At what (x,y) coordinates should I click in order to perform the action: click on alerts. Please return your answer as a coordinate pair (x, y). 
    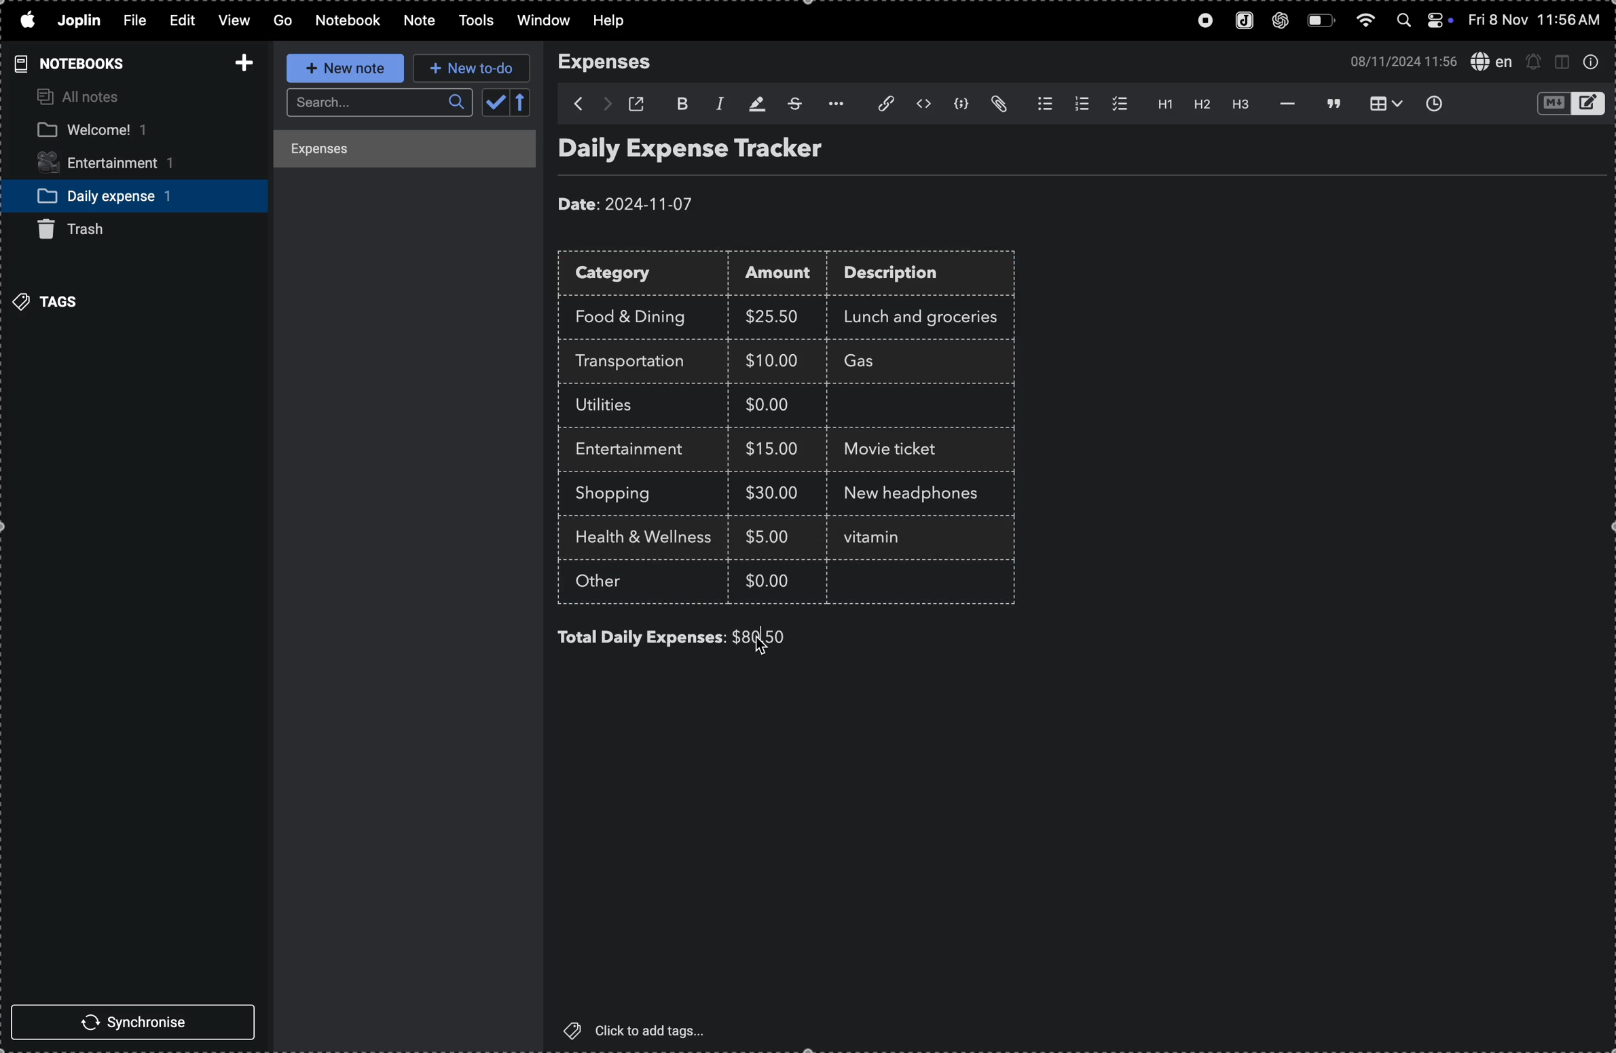
    Looking at the image, I should click on (1534, 61).